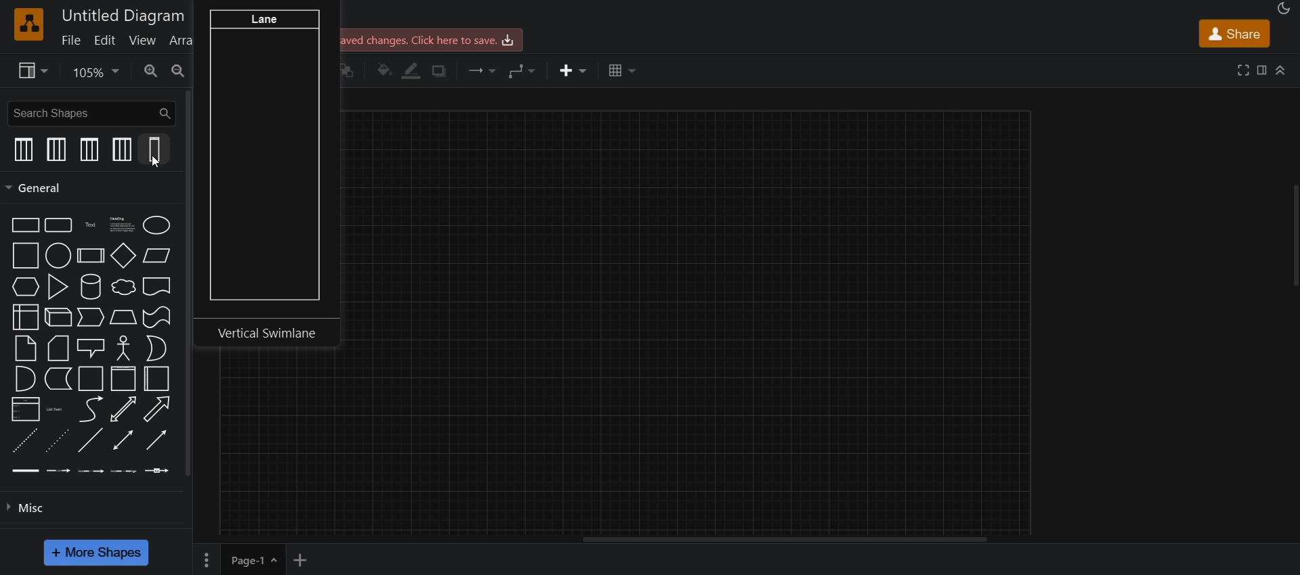 The height and width of the screenshot is (575, 1300). I want to click on list item, so click(57, 409).